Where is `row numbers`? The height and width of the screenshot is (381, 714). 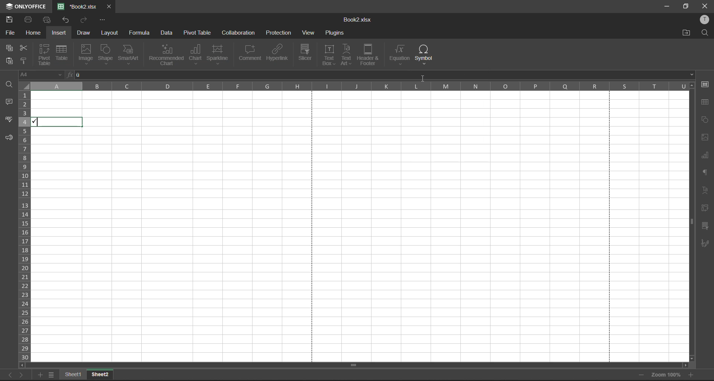
row numbers is located at coordinates (26, 226).